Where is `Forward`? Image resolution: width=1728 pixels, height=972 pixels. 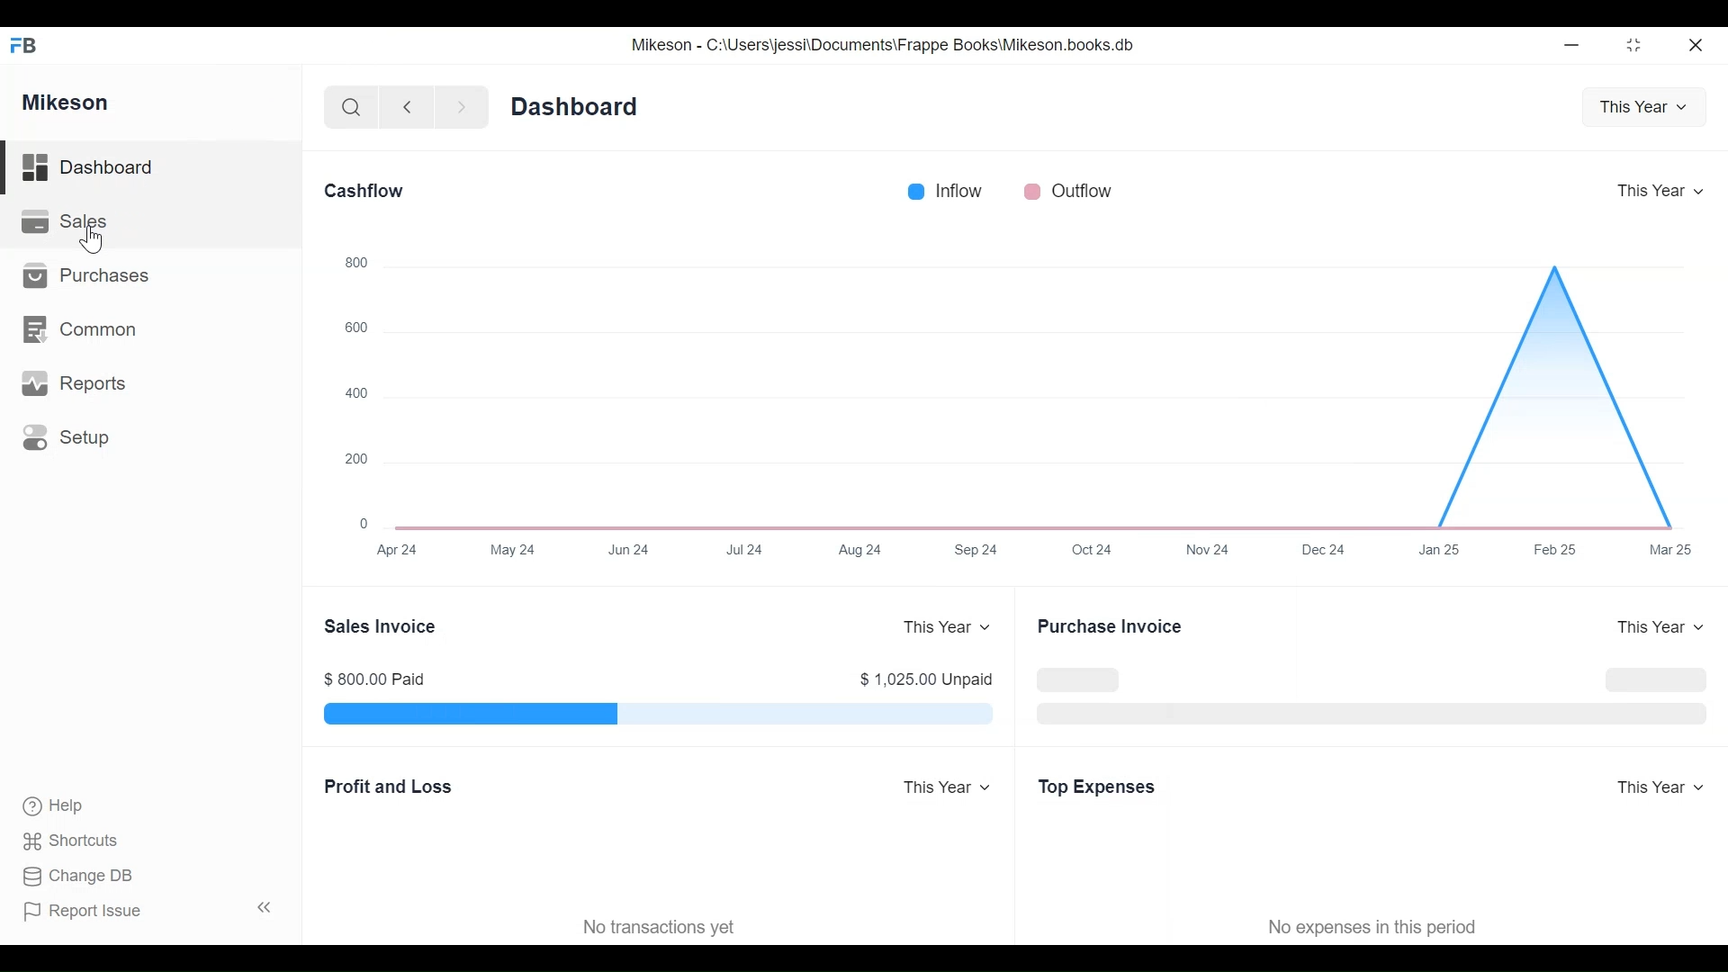 Forward is located at coordinates (468, 106).